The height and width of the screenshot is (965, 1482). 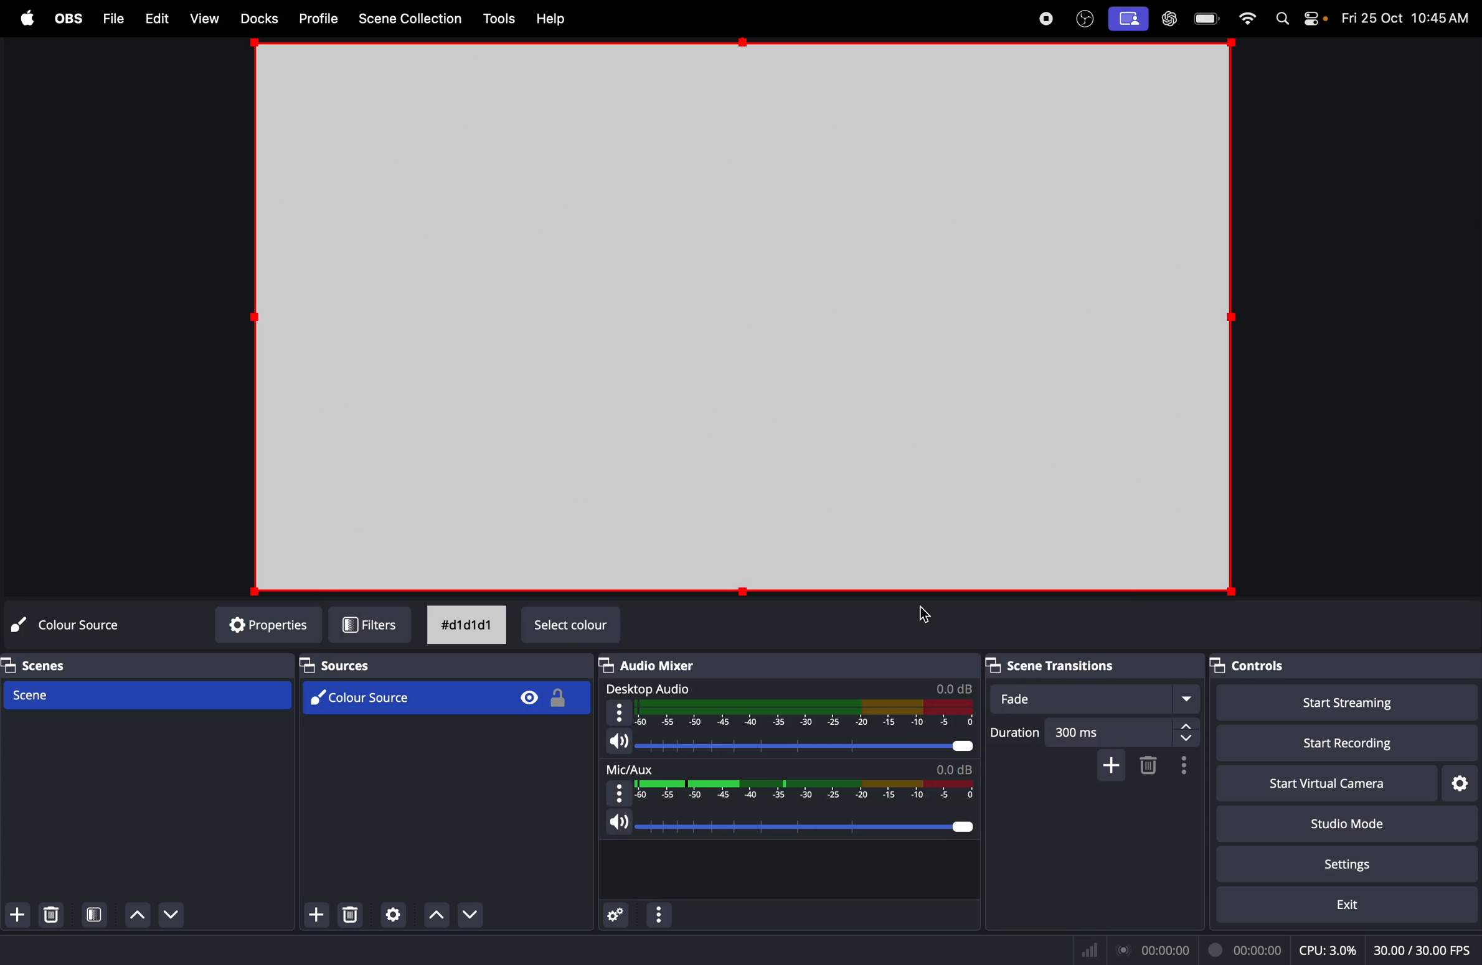 I want to click on chat gpt, so click(x=1168, y=20).